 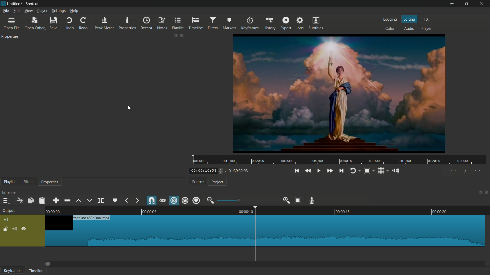 I want to click on redo, so click(x=83, y=23).